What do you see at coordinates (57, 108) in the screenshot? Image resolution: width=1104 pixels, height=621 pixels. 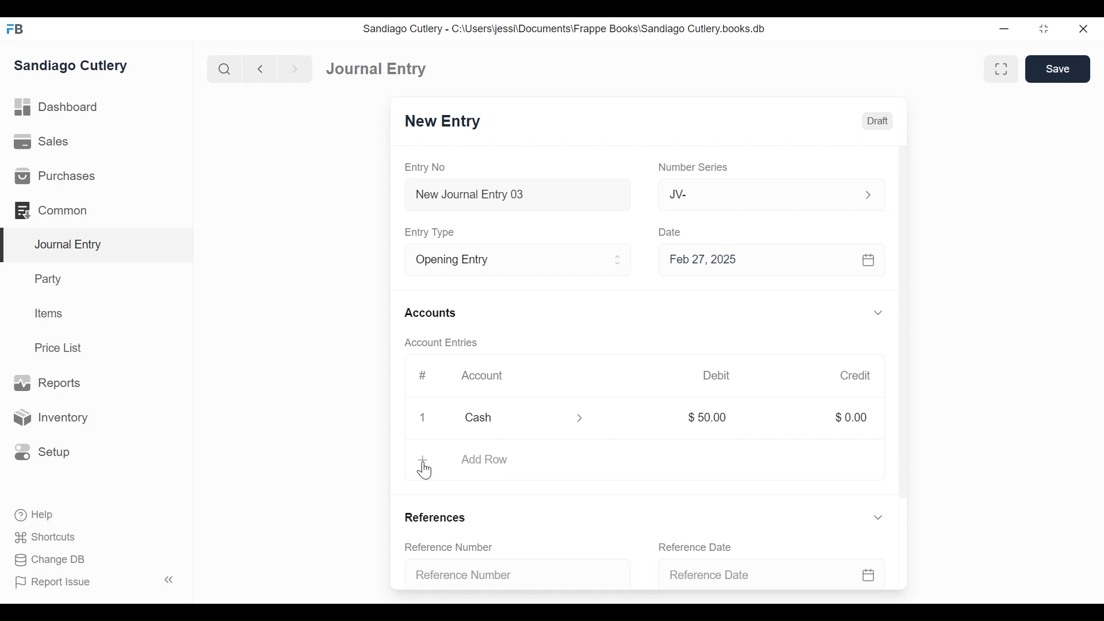 I see `Dashboard` at bounding box center [57, 108].